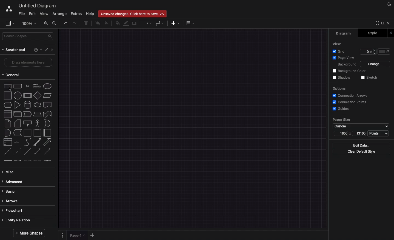  Describe the element at coordinates (376, 64) in the screenshot. I see `Change` at that location.